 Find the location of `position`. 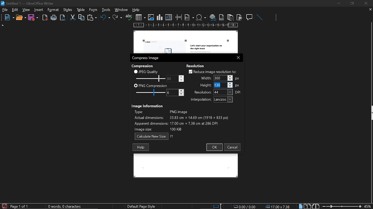

position is located at coordinates (279, 206).